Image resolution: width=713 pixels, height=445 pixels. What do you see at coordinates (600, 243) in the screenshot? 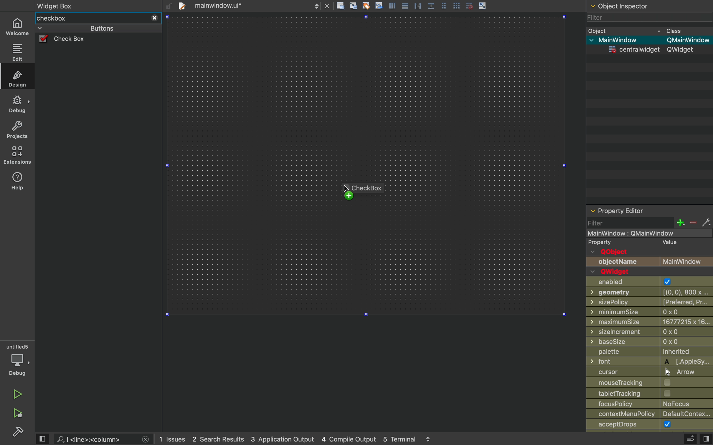
I see `property` at bounding box center [600, 243].